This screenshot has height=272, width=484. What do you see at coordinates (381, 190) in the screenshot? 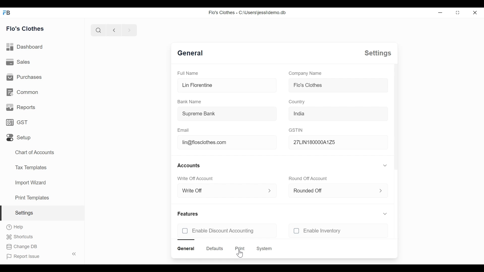
I see `account information` at bounding box center [381, 190].